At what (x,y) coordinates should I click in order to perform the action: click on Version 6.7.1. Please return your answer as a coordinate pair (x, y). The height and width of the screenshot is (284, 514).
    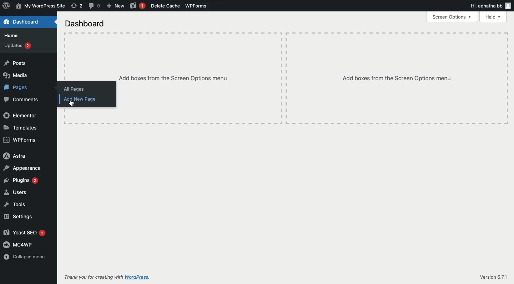
    Looking at the image, I should click on (493, 275).